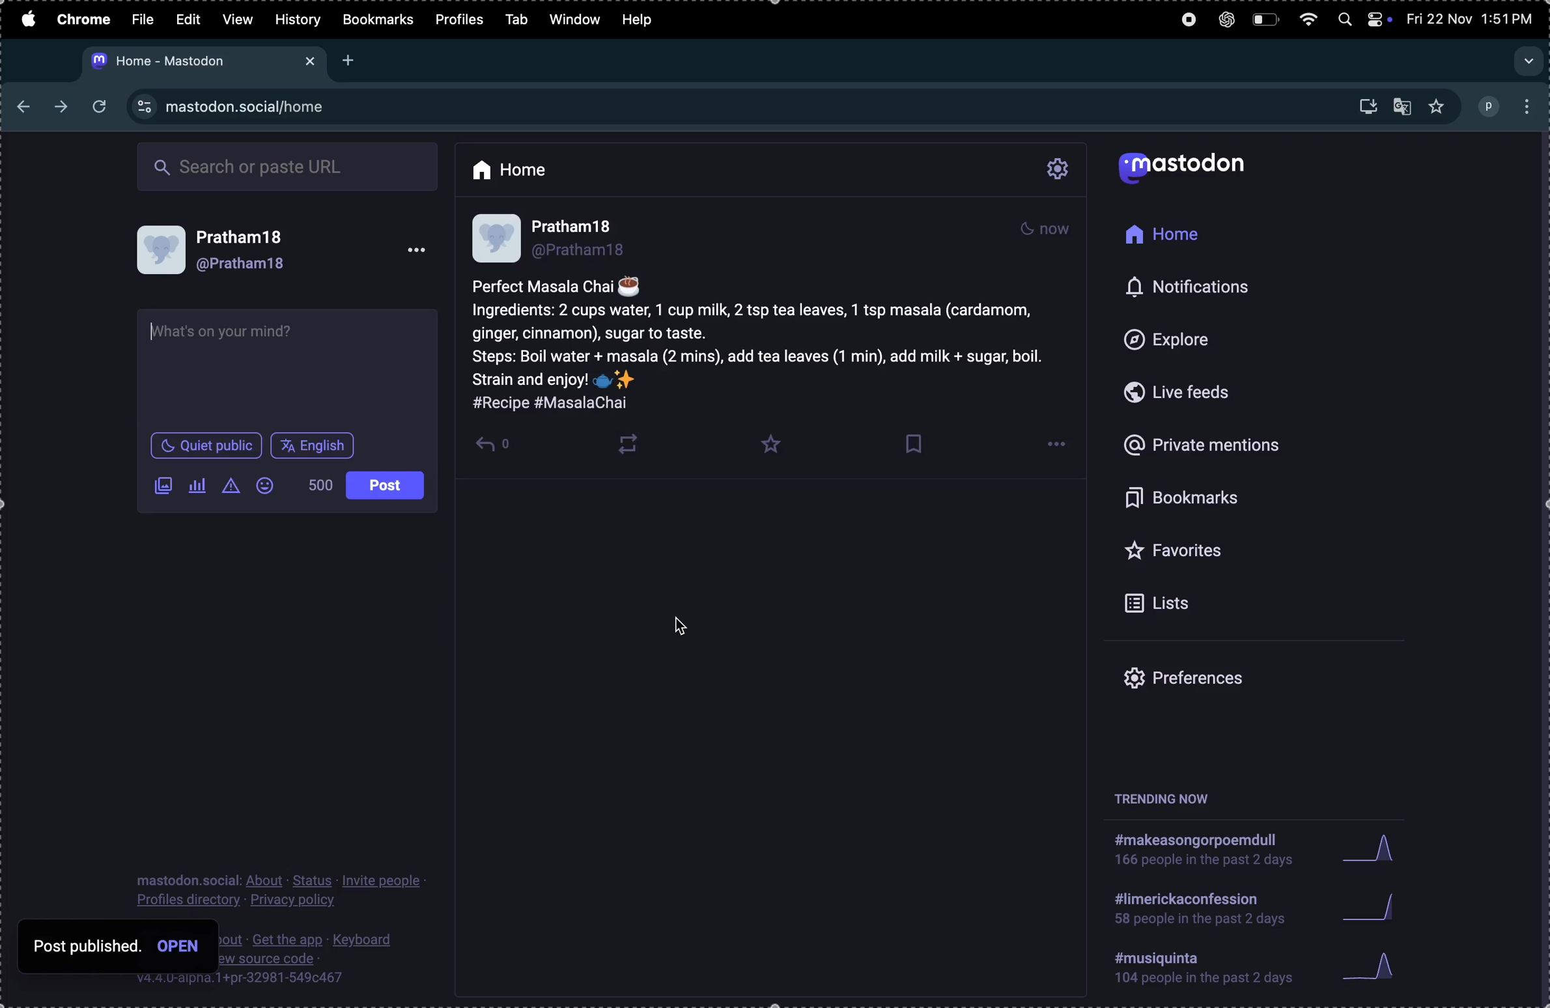  I want to click on graphs, so click(1394, 906).